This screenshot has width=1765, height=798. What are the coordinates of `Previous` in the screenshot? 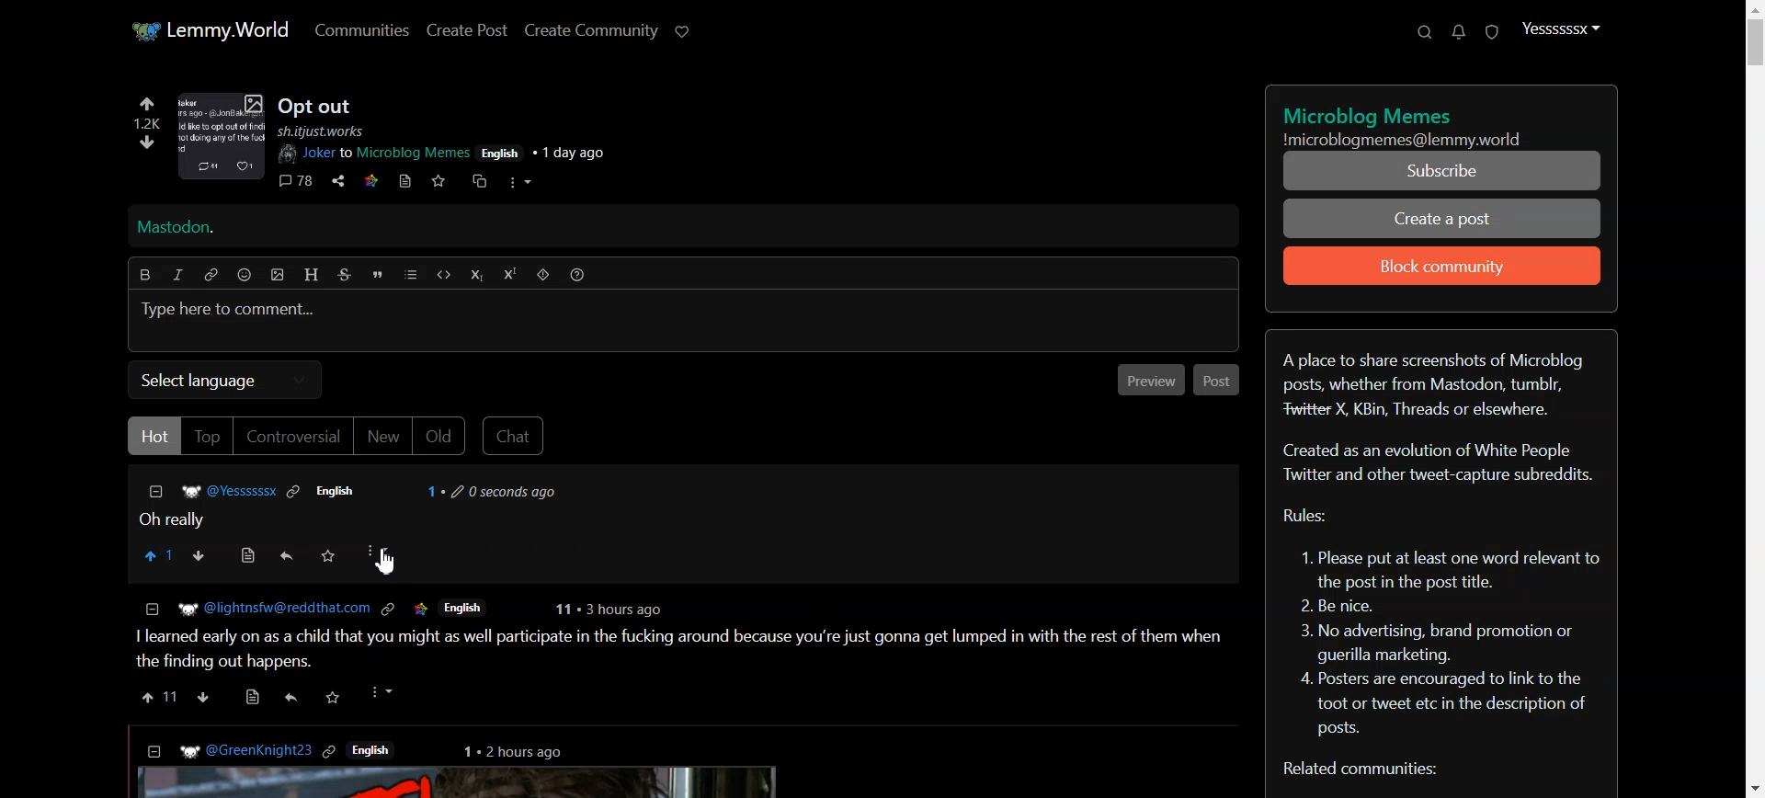 It's located at (1149, 379).